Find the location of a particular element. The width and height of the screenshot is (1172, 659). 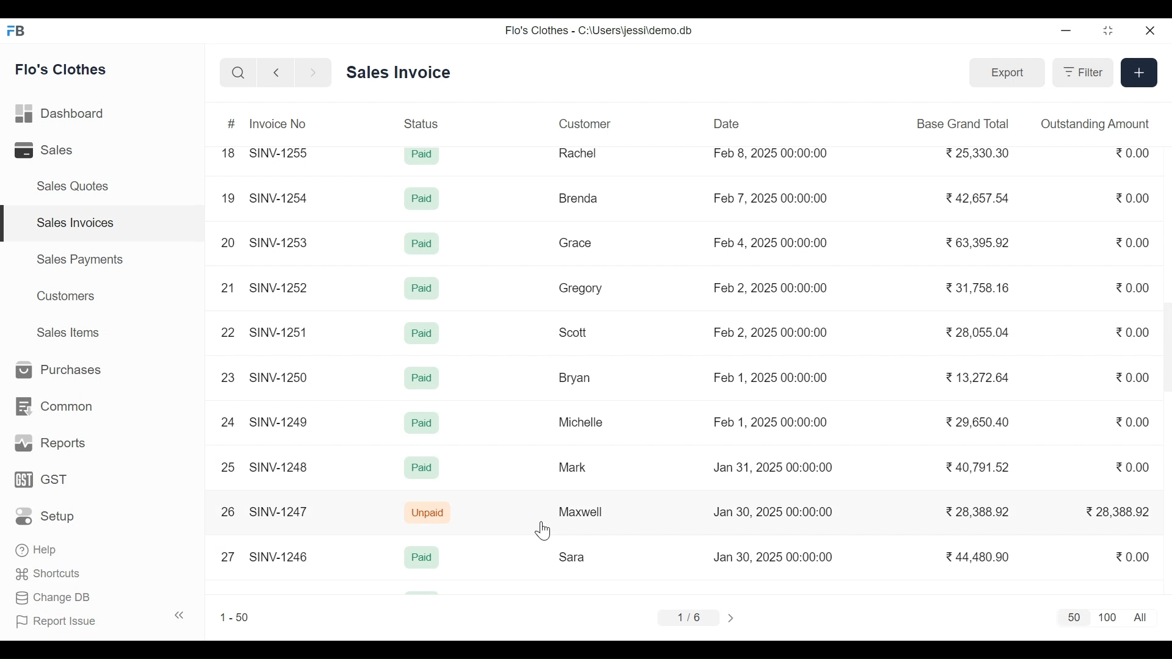

25 is located at coordinates (228, 466).